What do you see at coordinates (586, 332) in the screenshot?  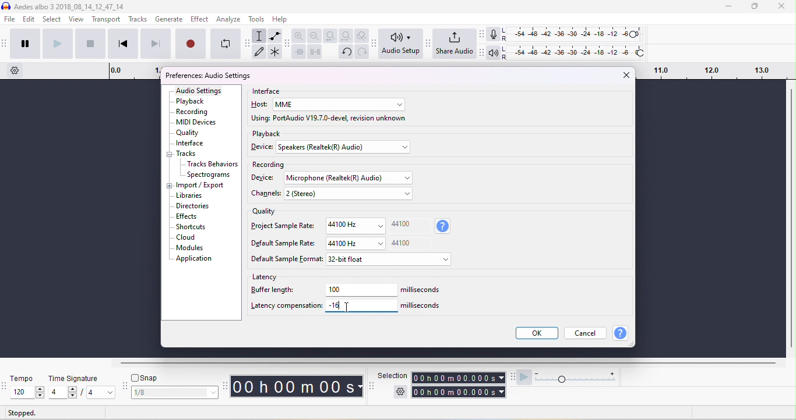 I see `cancel` at bounding box center [586, 332].